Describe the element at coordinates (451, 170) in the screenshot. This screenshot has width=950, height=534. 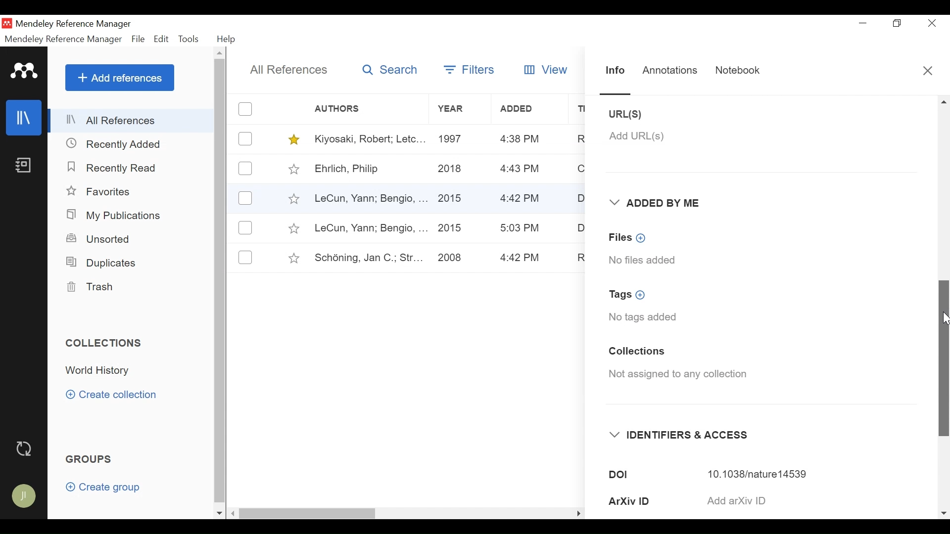
I see `2018` at that location.